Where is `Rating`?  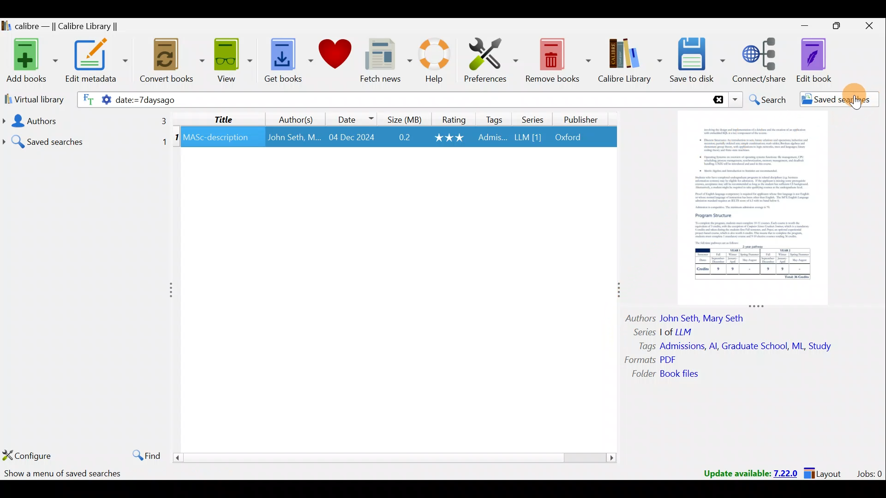
Rating is located at coordinates (452, 119).